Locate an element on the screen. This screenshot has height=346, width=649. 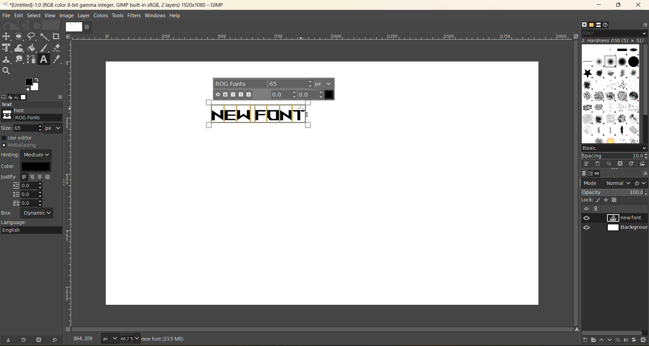
create a new layer group is located at coordinates (596, 339).